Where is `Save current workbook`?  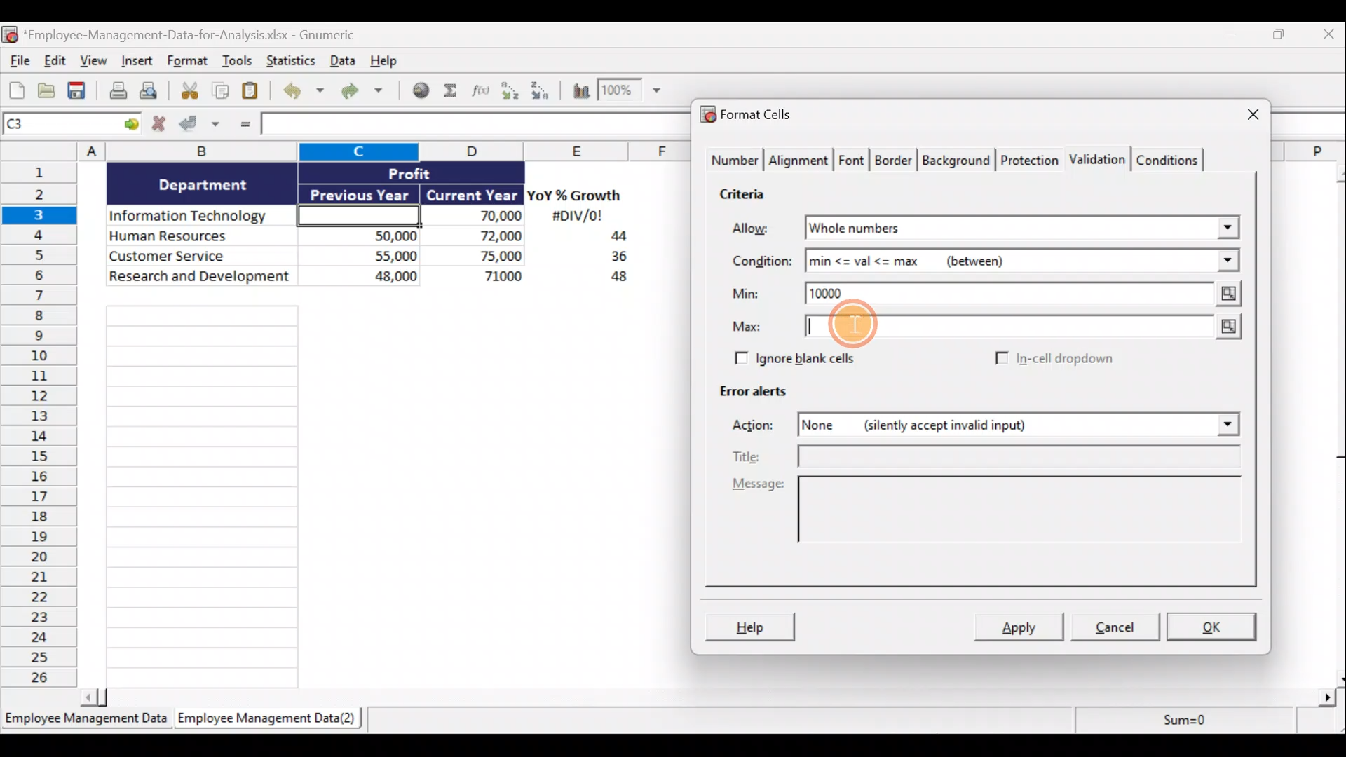
Save current workbook is located at coordinates (78, 91).